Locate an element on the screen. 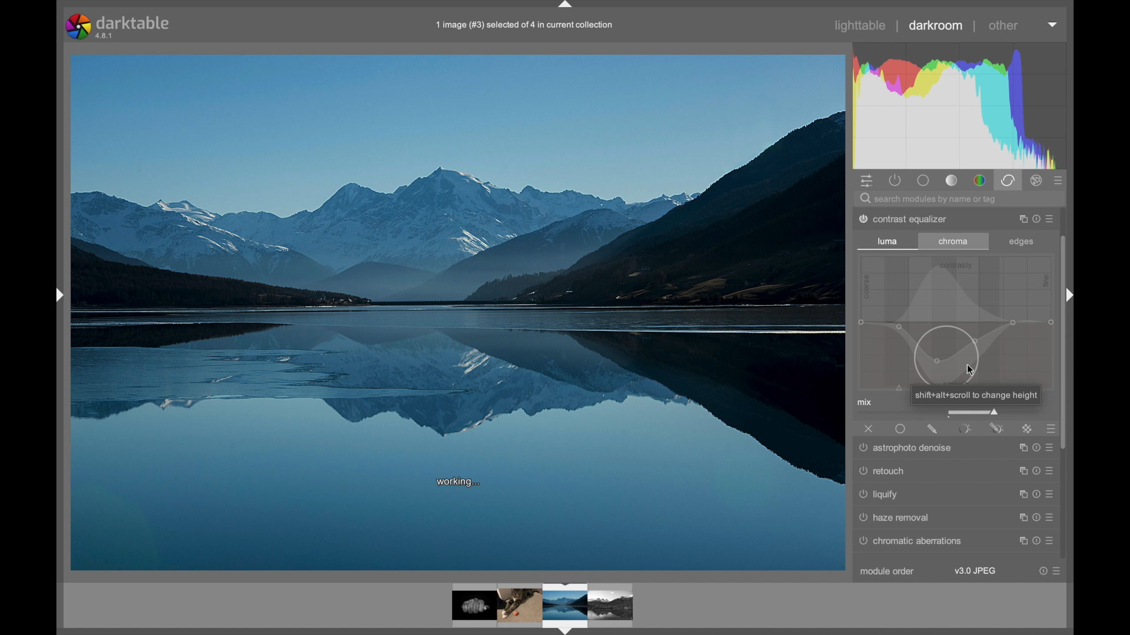  module order is located at coordinates (889, 572).